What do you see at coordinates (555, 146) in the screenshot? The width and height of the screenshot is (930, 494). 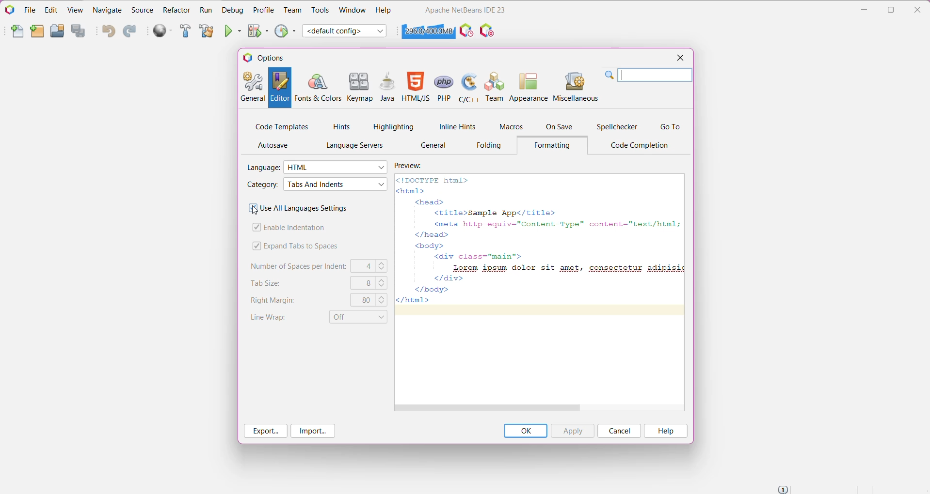 I see `Formatting Tab opened` at bounding box center [555, 146].